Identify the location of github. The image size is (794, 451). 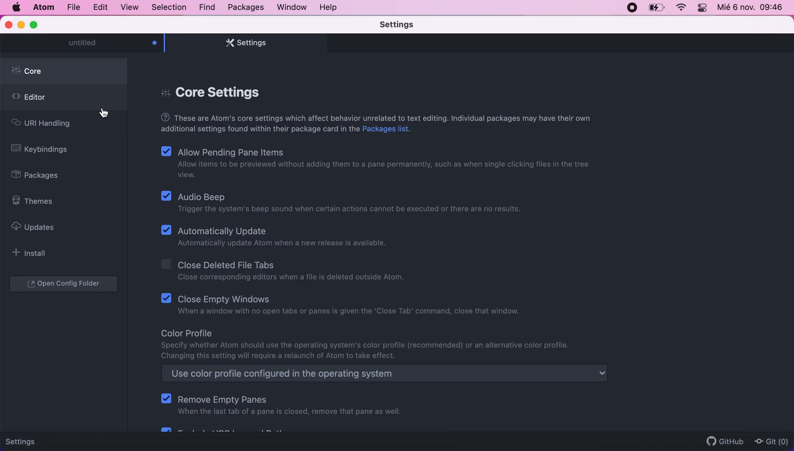
(728, 441).